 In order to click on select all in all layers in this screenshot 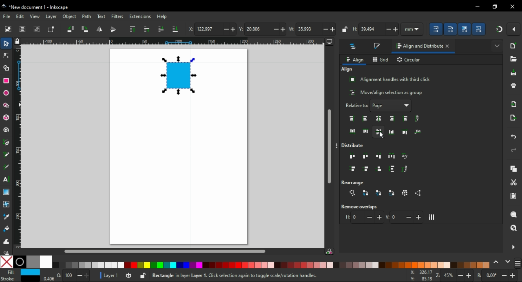, I will do `click(23, 29)`.